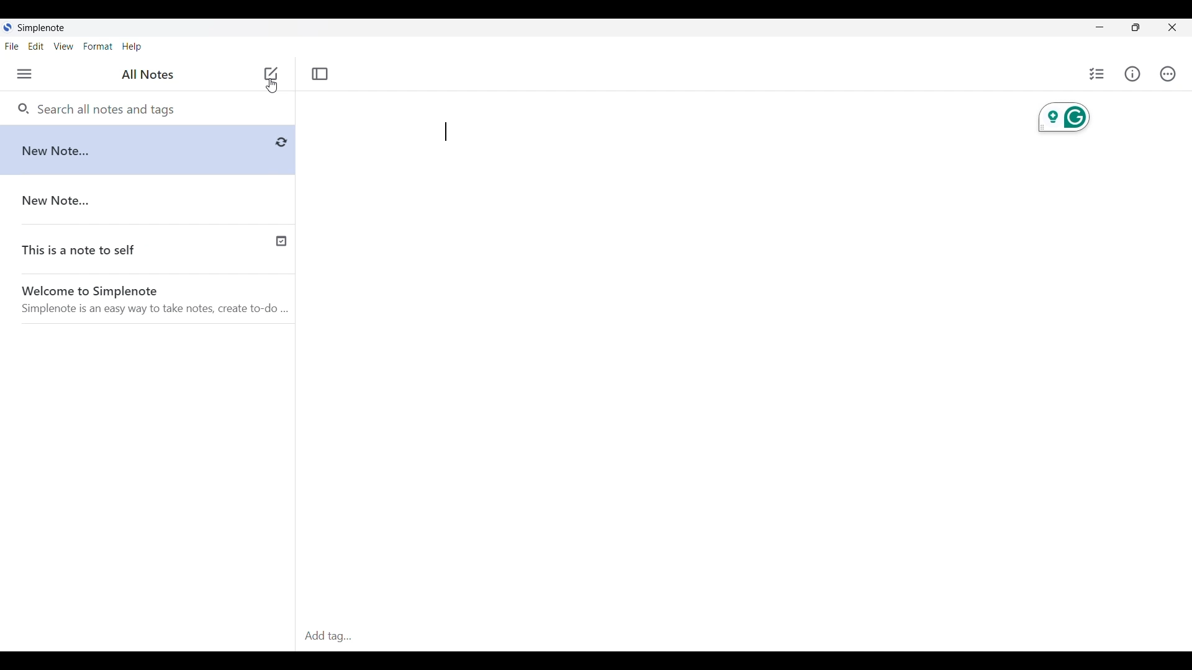 This screenshot has width=1192, height=670. What do you see at coordinates (147, 74) in the screenshot?
I see `All Notes(Title of left side panel)` at bounding box center [147, 74].